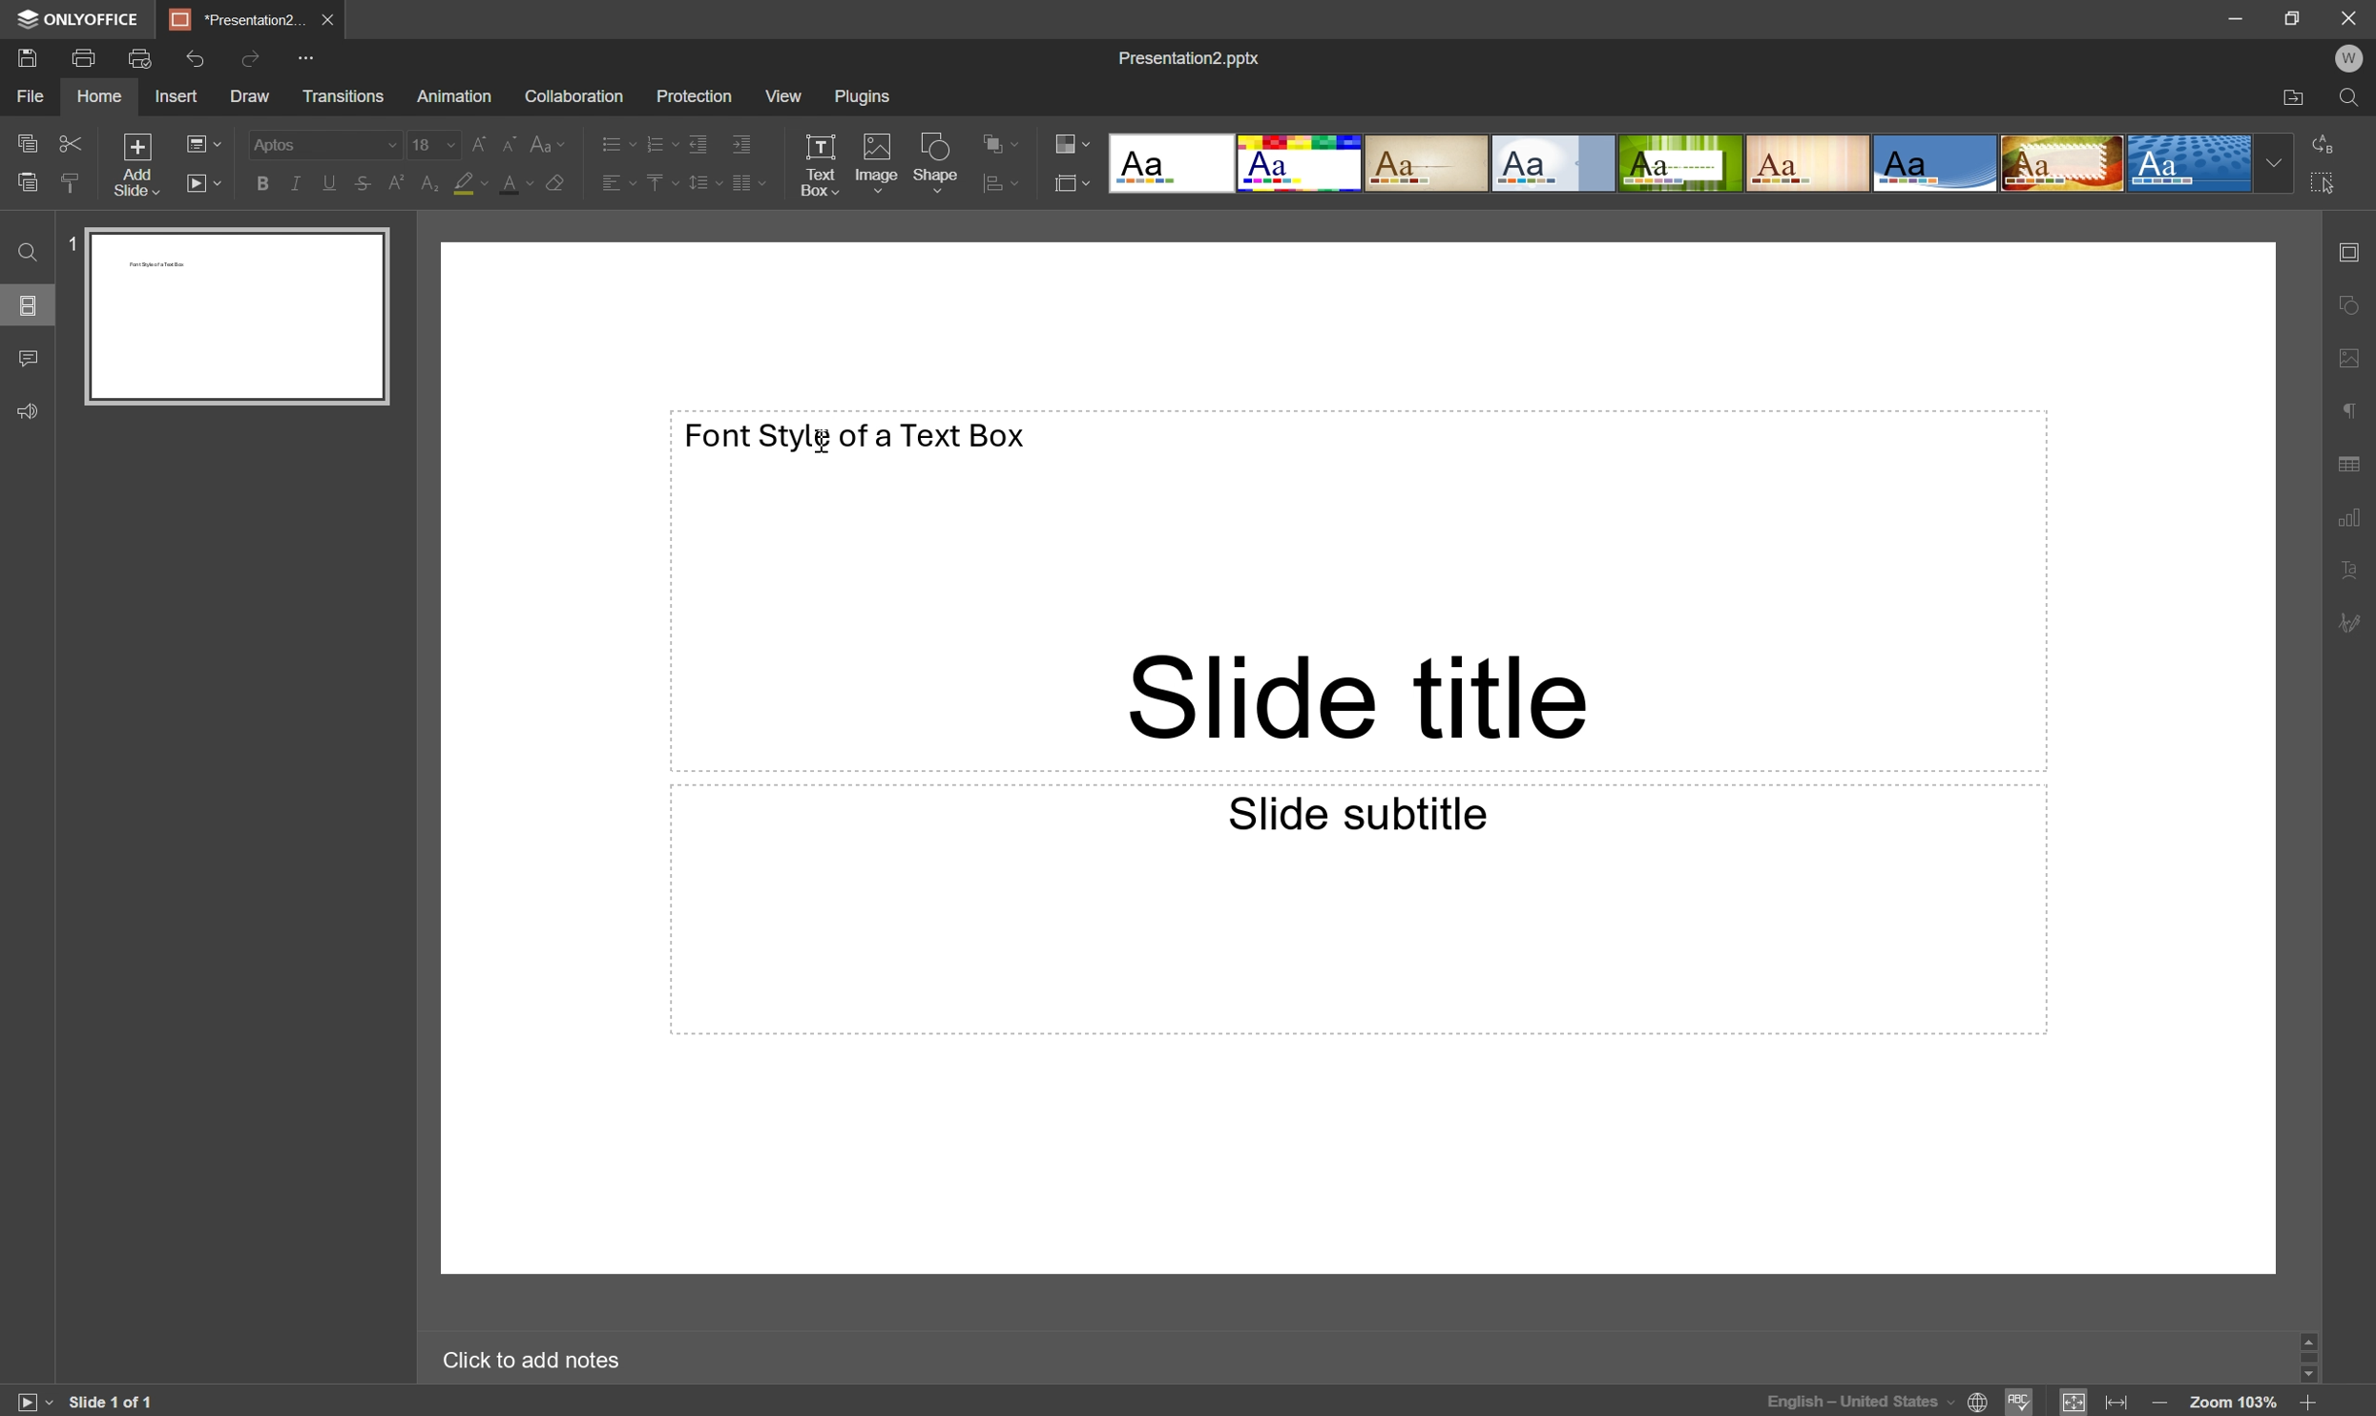  I want to click on Paragraph settings, so click(2352, 411).